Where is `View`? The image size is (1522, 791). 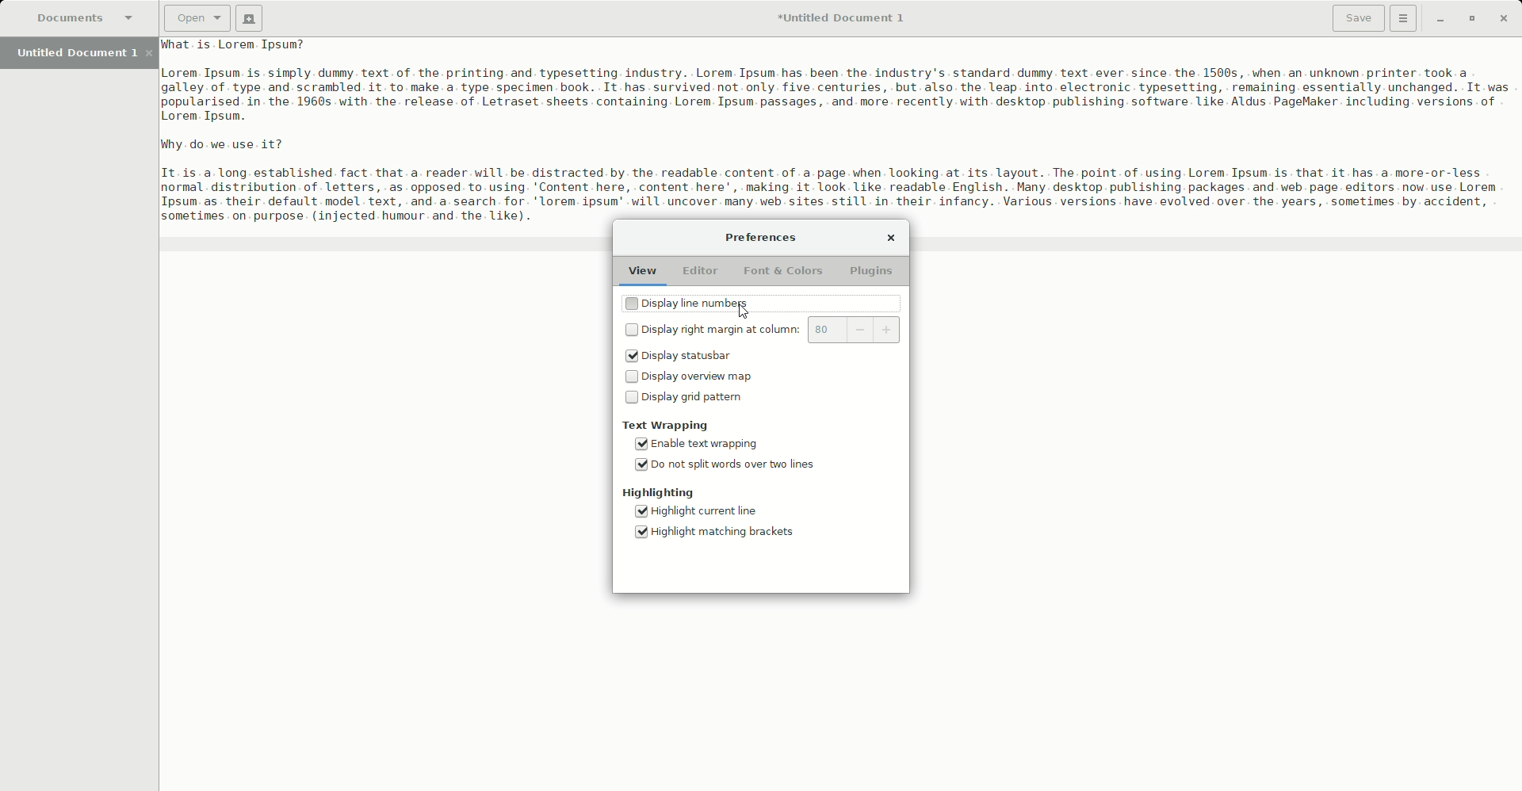
View is located at coordinates (641, 273).